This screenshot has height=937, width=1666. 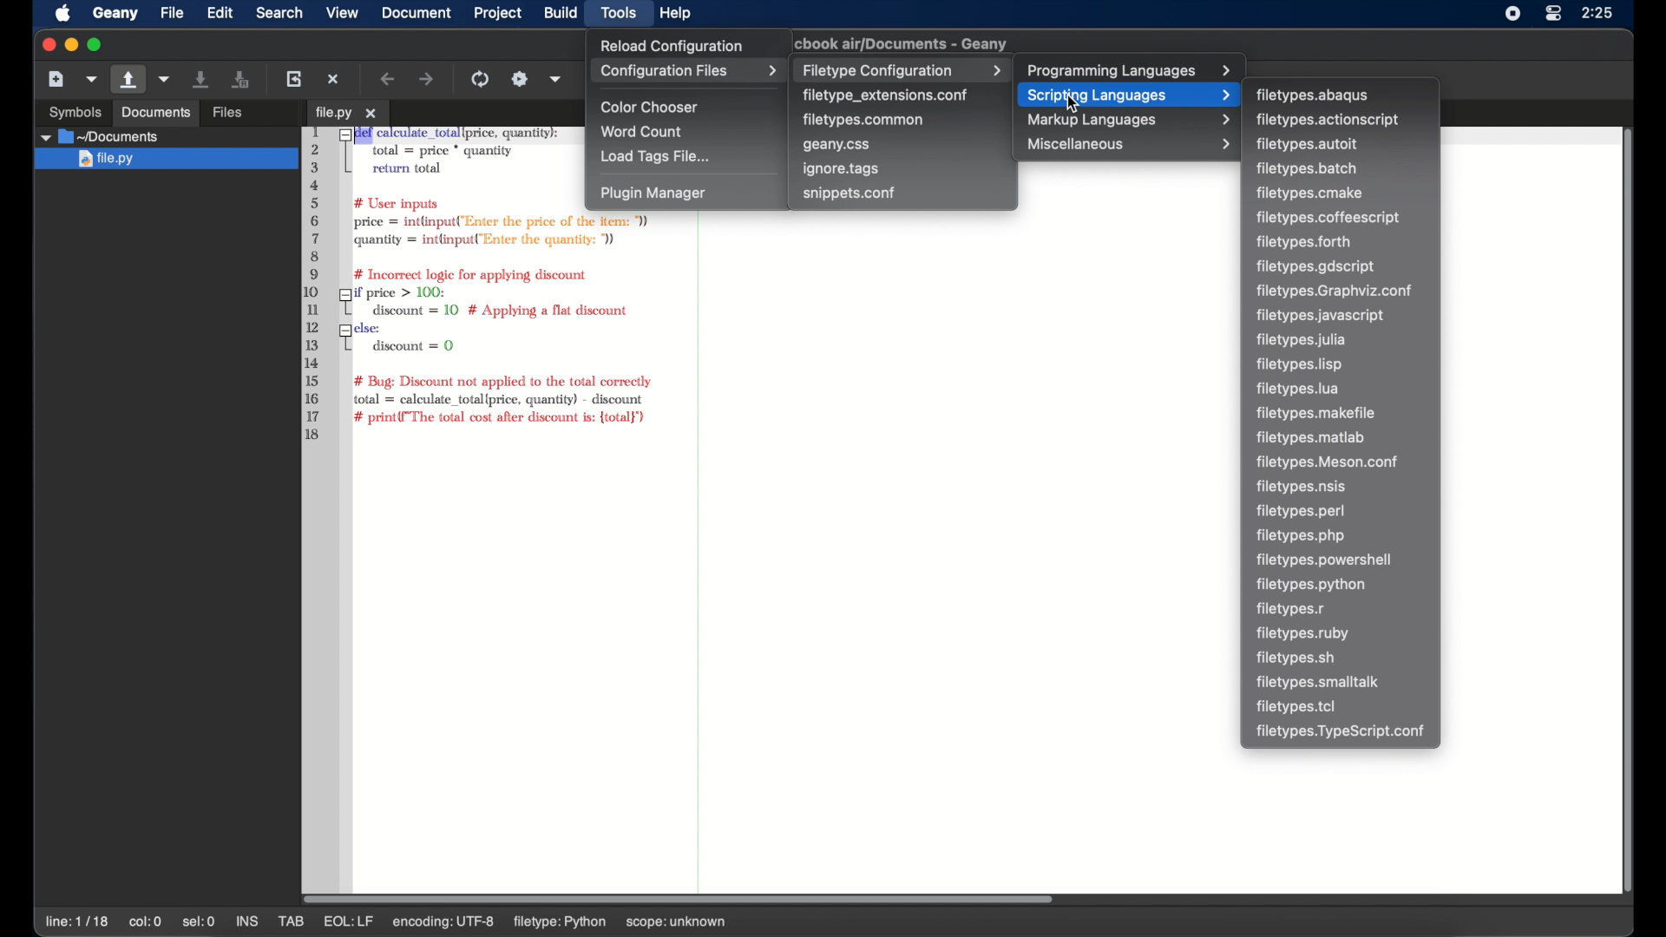 I want to click on geany, so click(x=906, y=43).